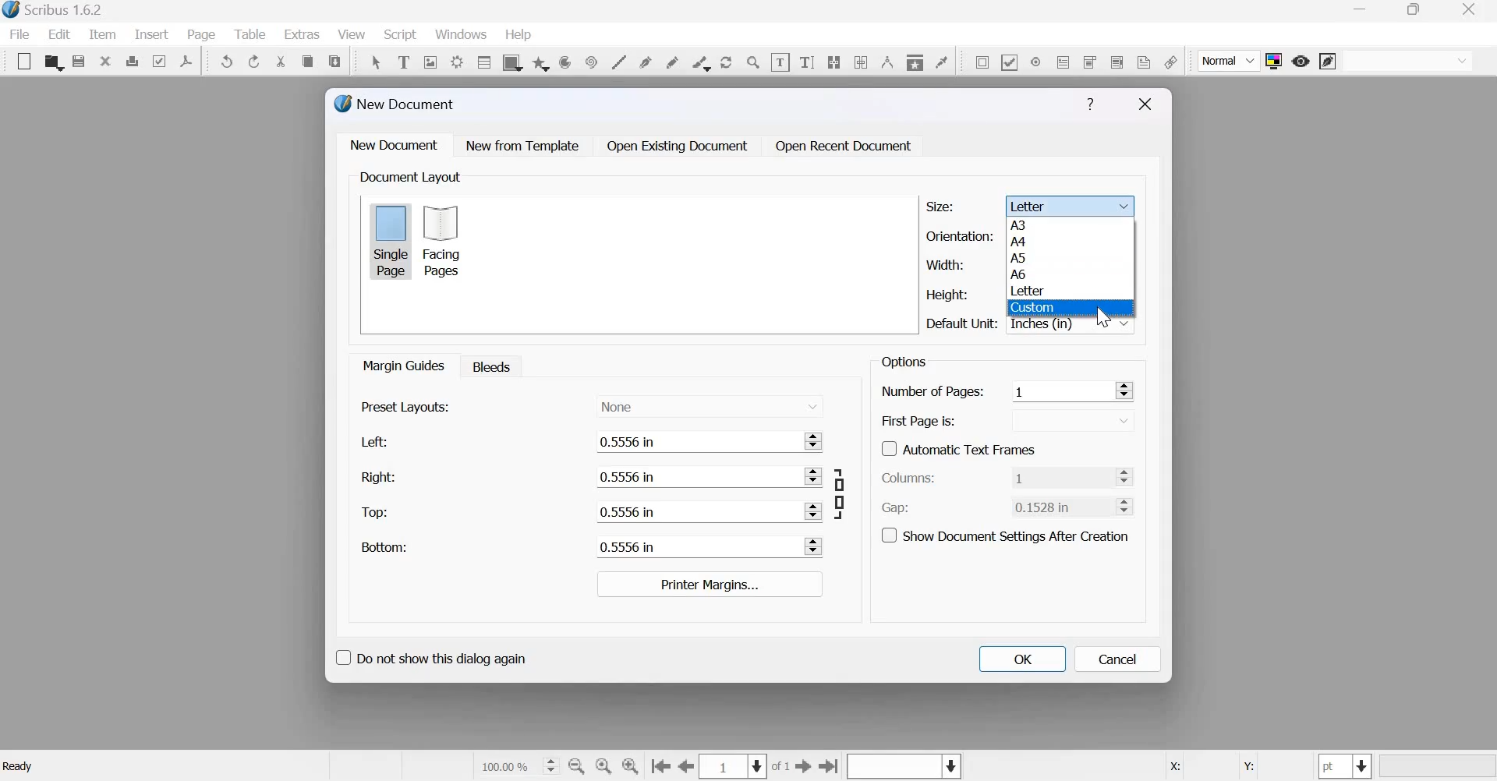 This screenshot has height=781, width=1497. Describe the element at coordinates (281, 62) in the screenshot. I see `cut` at that location.